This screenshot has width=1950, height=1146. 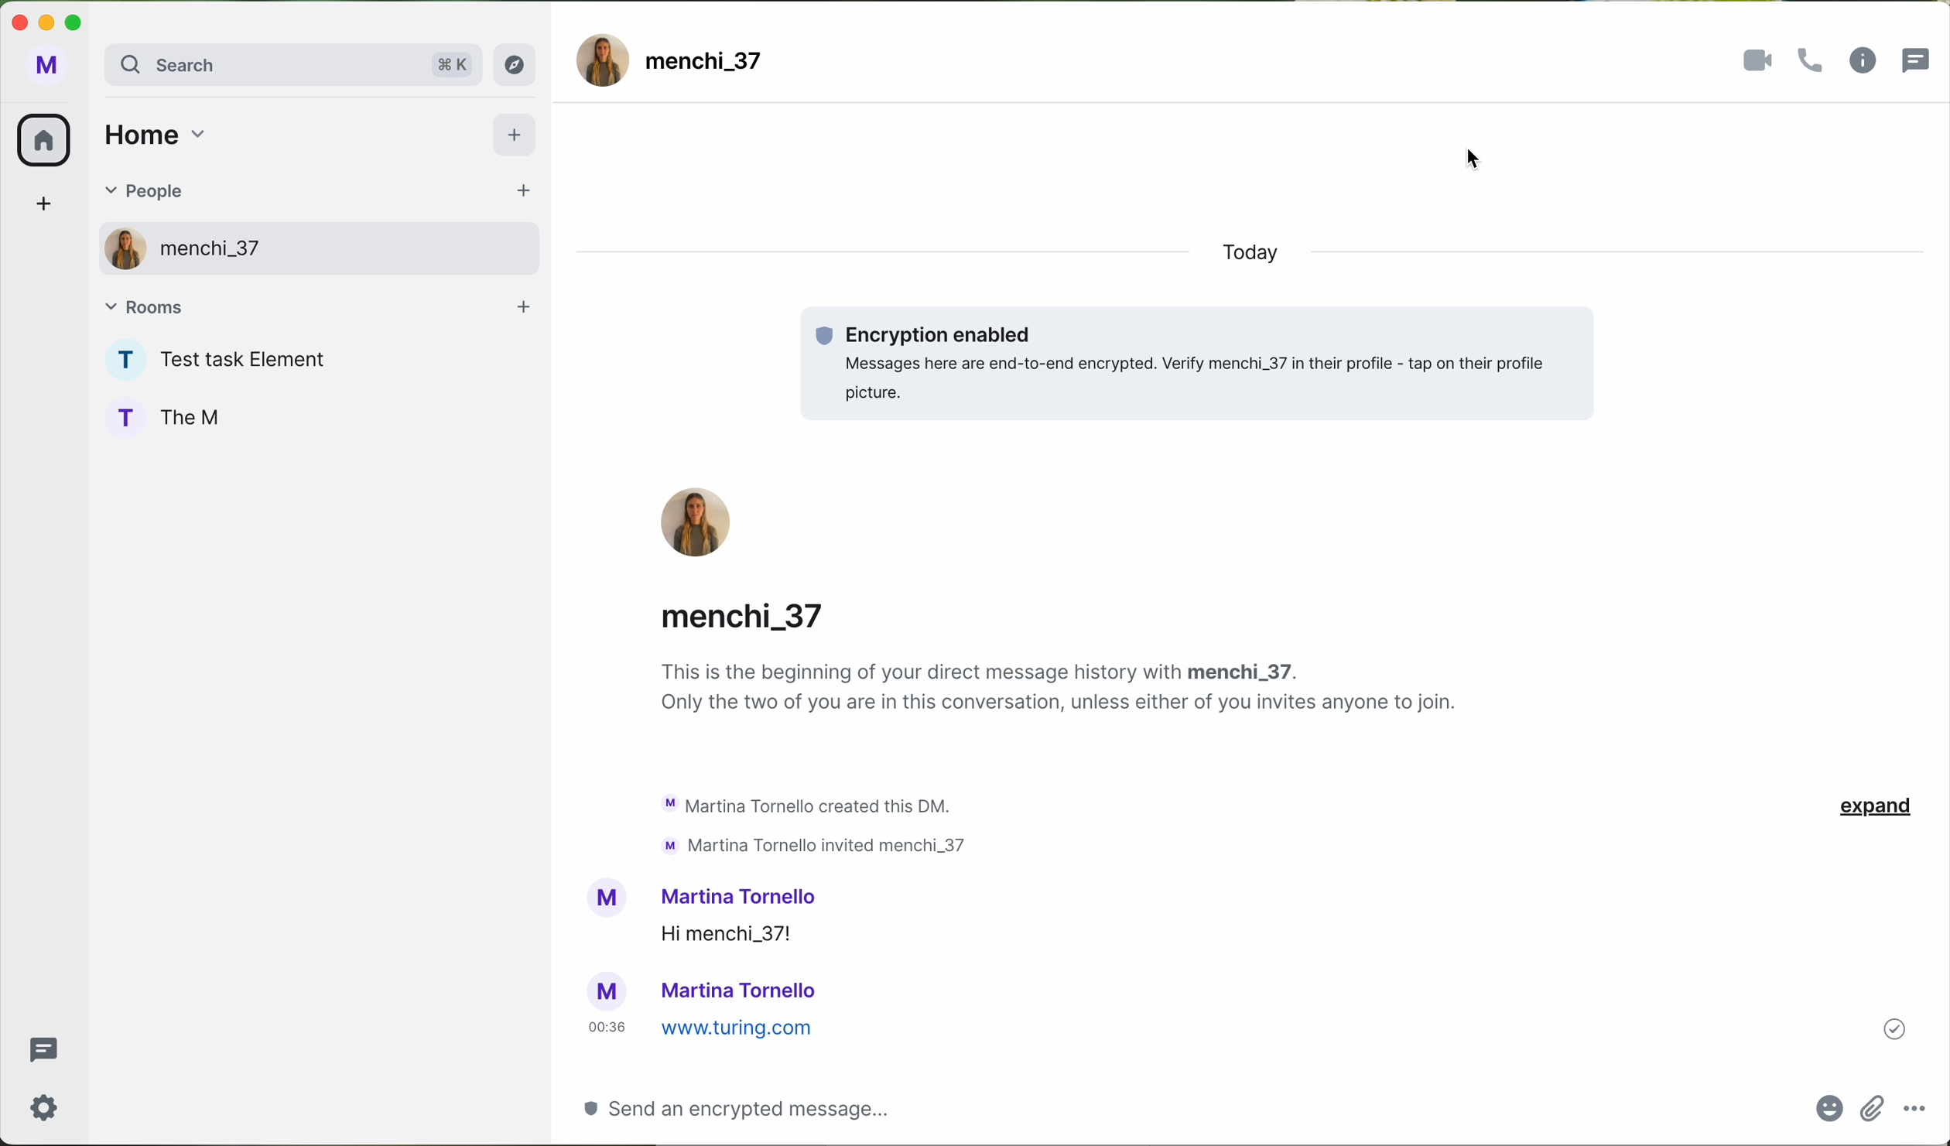 What do you see at coordinates (737, 895) in the screenshot?
I see `username` at bounding box center [737, 895].